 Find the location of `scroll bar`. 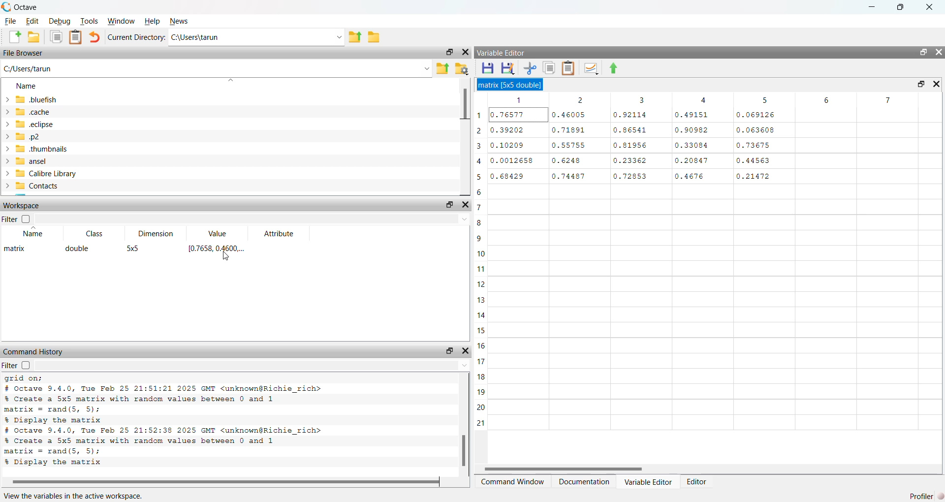

scroll bar is located at coordinates (462, 423).